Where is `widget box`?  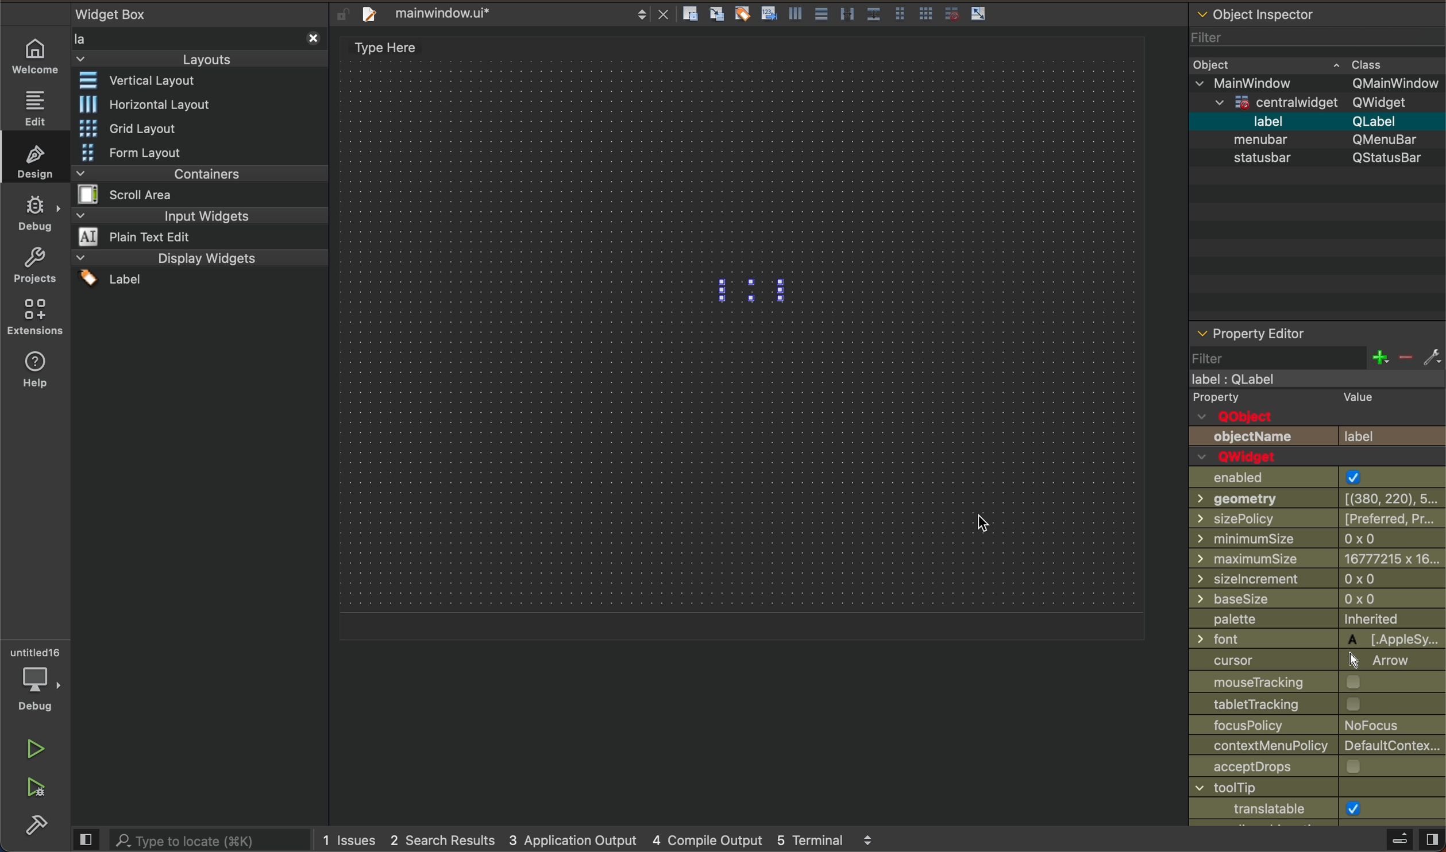
widget box is located at coordinates (197, 37).